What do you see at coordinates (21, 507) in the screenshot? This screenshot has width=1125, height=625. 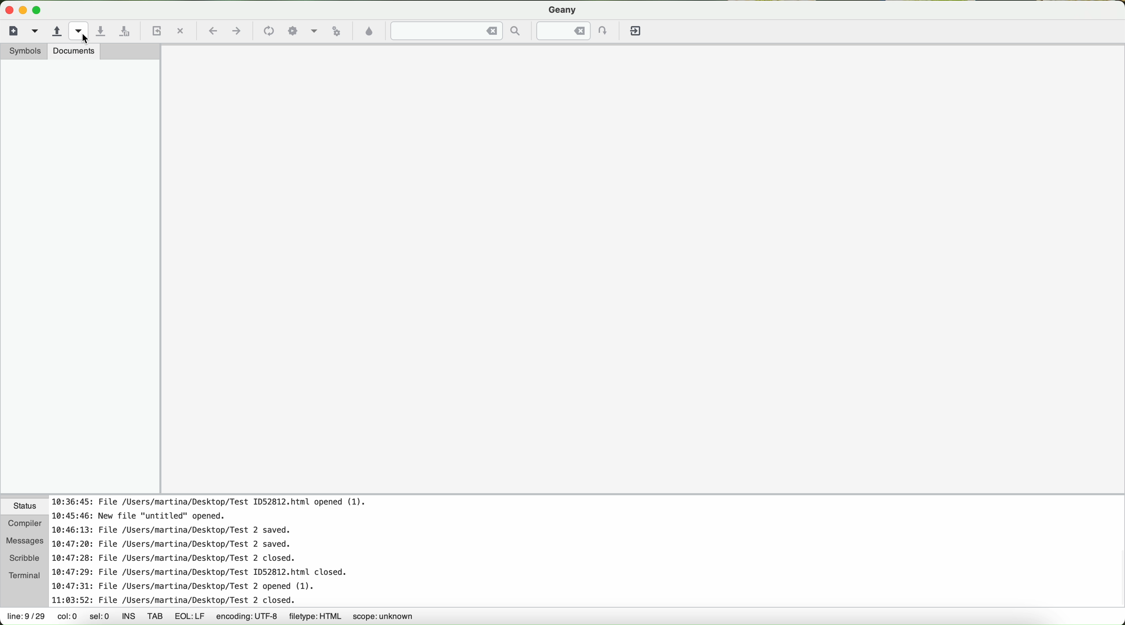 I see `status` at bounding box center [21, 507].